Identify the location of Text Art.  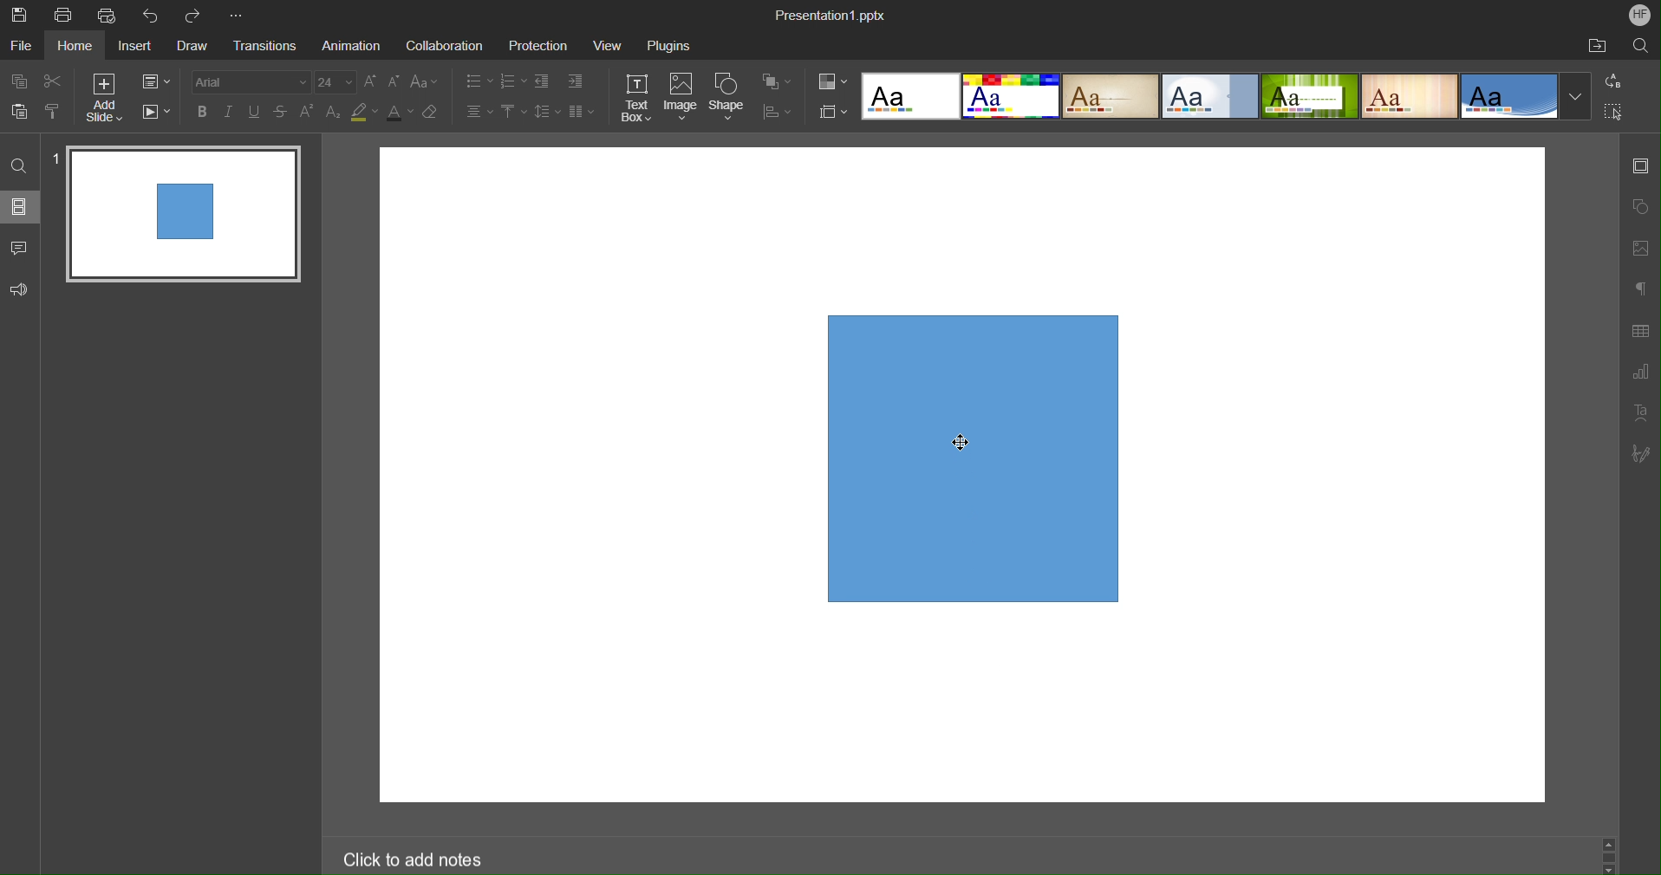
(1640, 413).